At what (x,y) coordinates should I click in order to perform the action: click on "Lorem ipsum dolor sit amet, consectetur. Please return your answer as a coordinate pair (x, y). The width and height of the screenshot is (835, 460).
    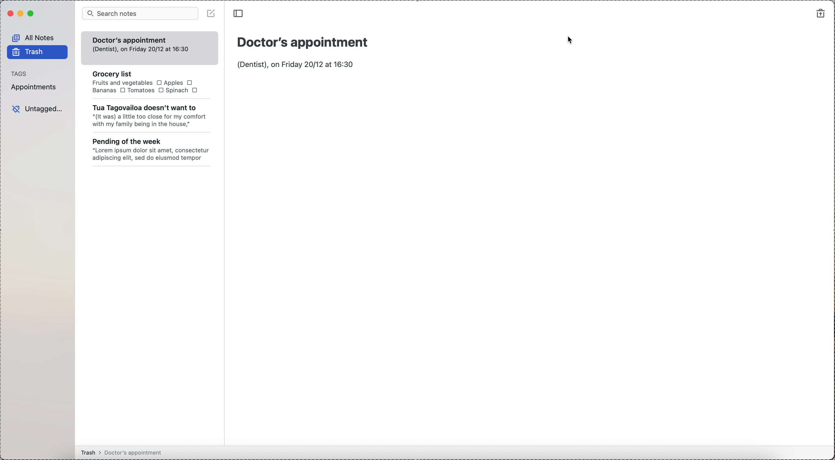
    Looking at the image, I should click on (153, 150).